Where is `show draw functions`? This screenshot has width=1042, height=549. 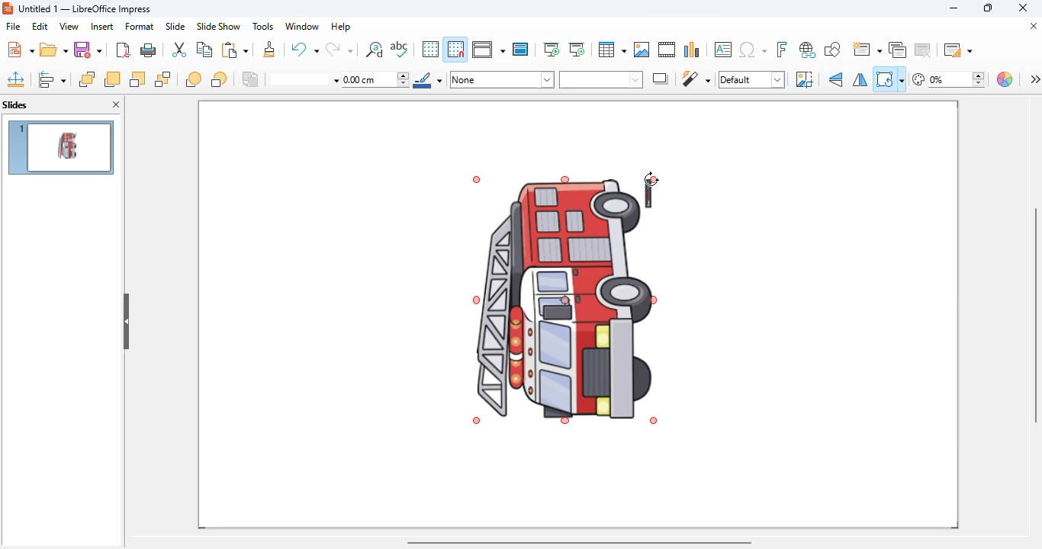
show draw functions is located at coordinates (833, 50).